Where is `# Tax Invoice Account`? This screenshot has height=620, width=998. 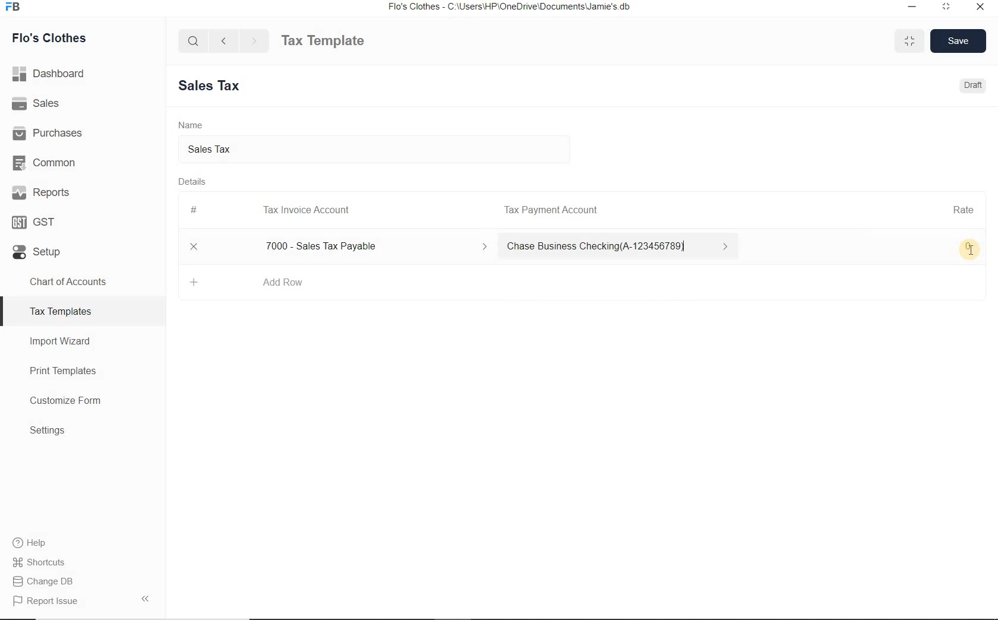 # Tax Invoice Account is located at coordinates (271, 211).